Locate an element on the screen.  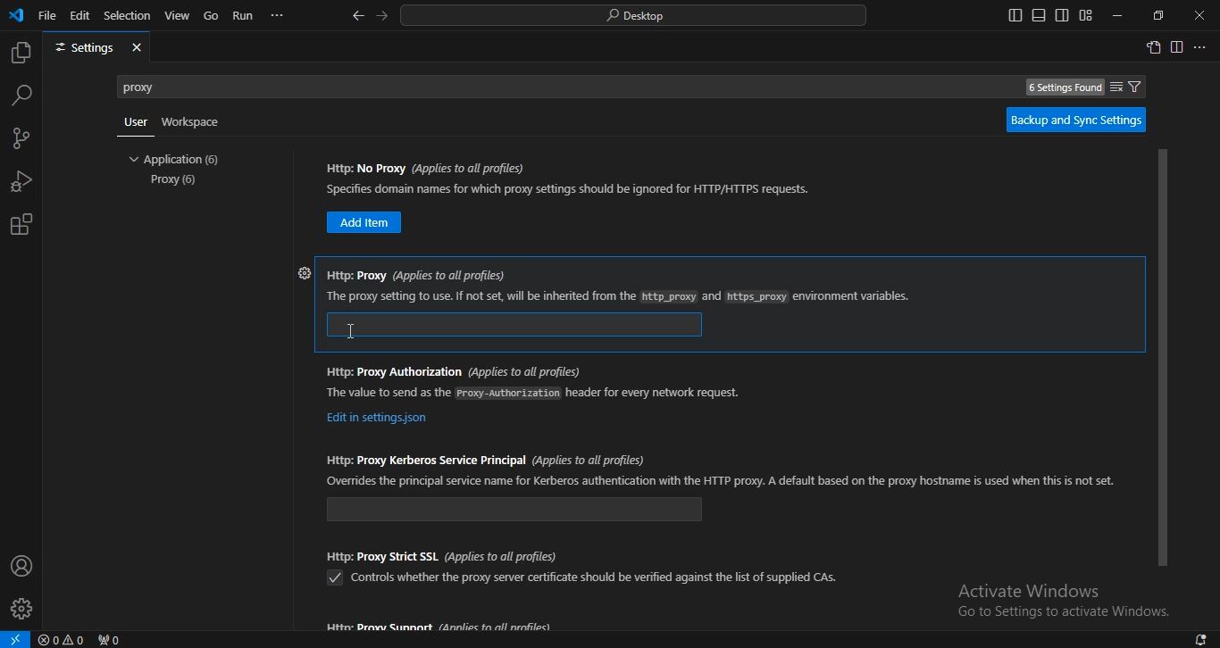
No problems is located at coordinates (63, 639).